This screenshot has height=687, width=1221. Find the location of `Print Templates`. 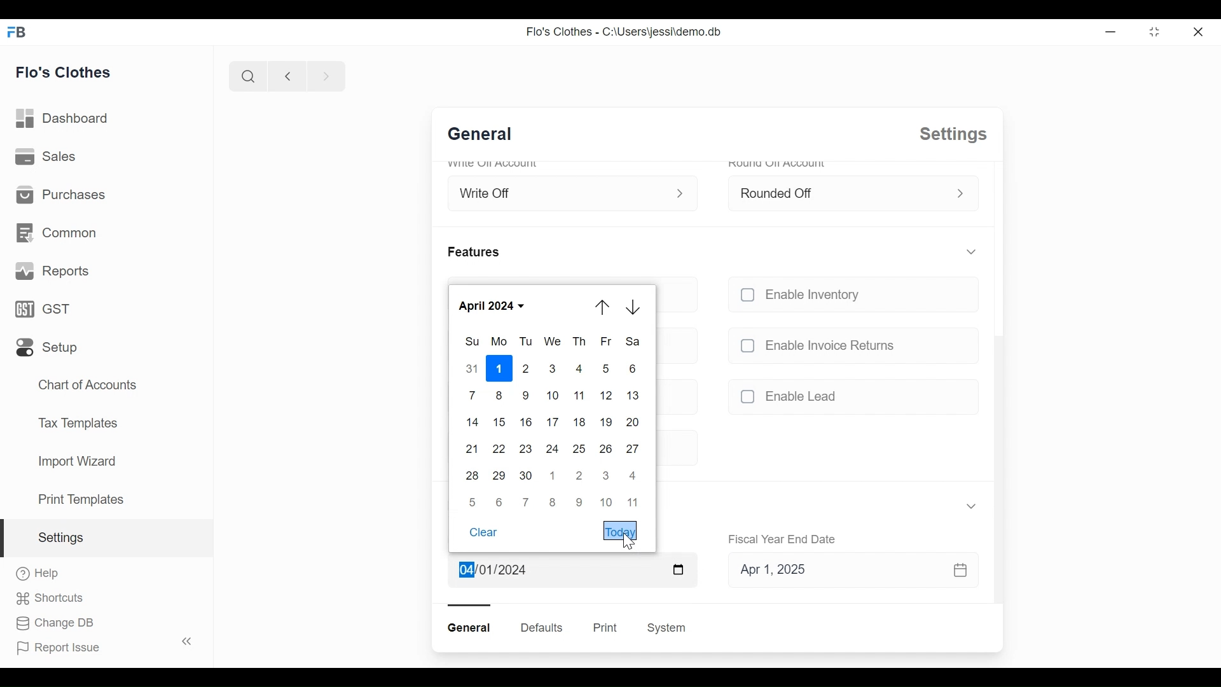

Print Templates is located at coordinates (81, 499).